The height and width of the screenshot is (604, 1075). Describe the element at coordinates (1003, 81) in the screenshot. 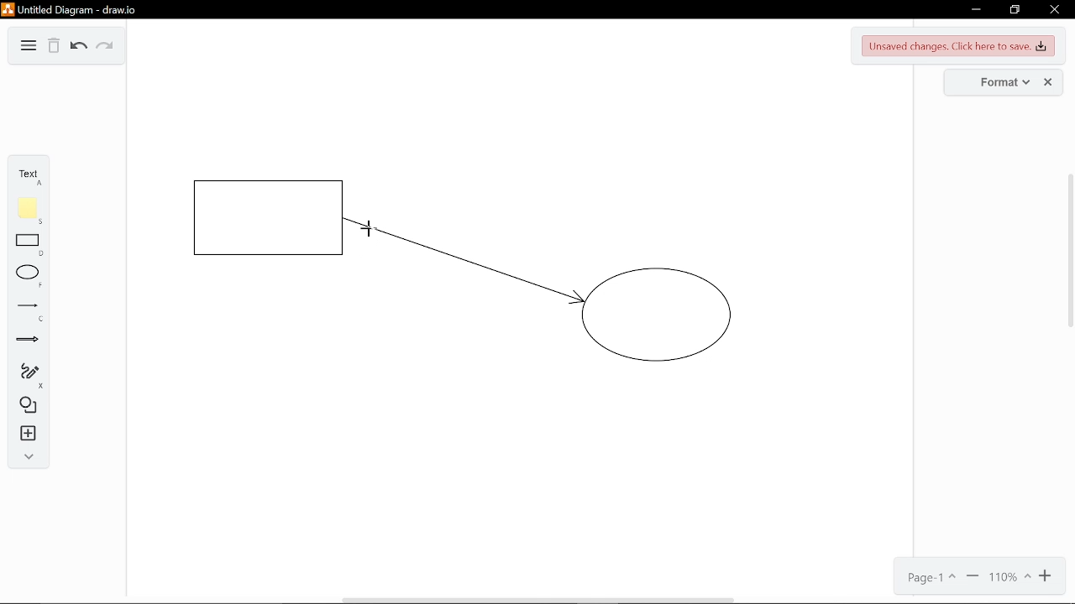

I see `Format` at that location.